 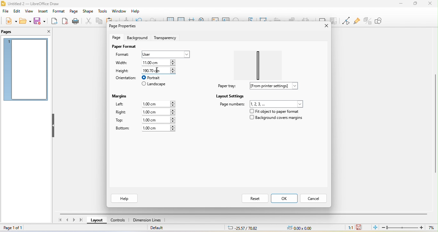 What do you see at coordinates (160, 62) in the screenshot?
I see `110.00 cm` at bounding box center [160, 62].